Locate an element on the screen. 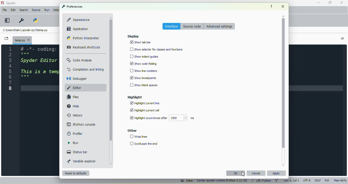 The width and height of the screenshot is (348, 184). history is located at coordinates (75, 115).